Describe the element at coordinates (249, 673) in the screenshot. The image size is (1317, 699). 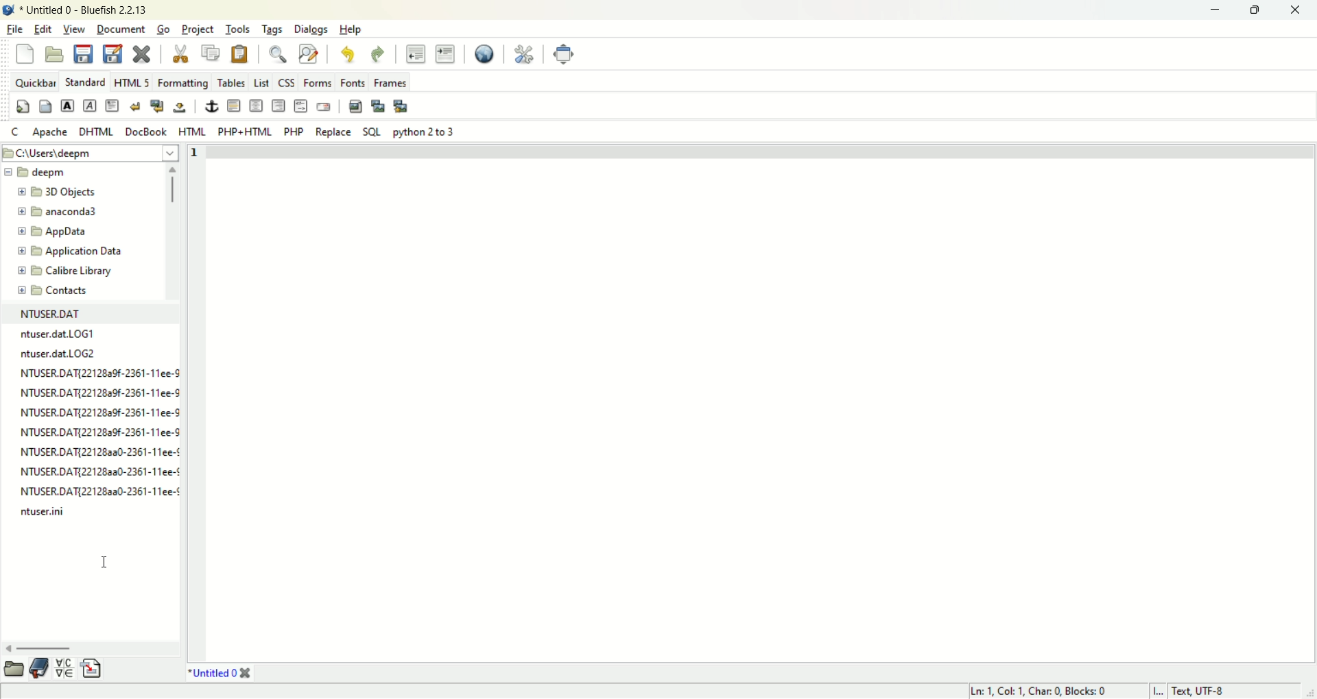
I see `close` at that location.